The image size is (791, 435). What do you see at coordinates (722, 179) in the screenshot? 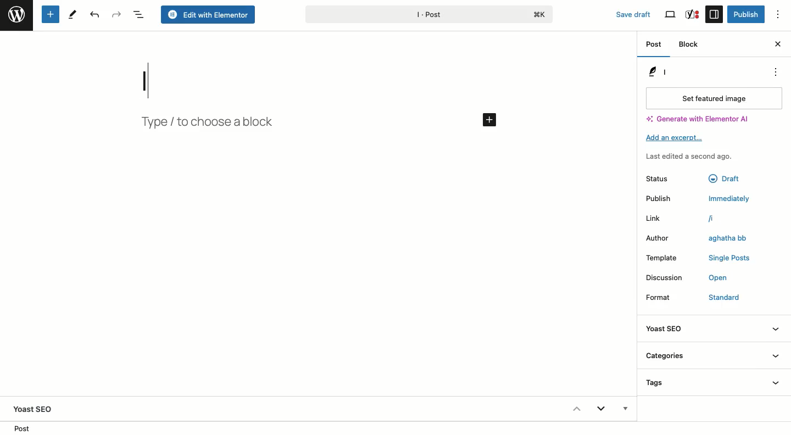
I see `Draft` at bounding box center [722, 179].